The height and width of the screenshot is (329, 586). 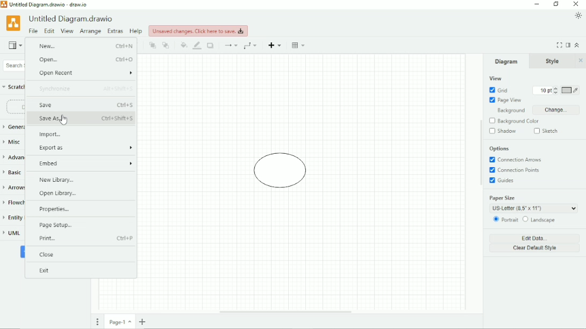 What do you see at coordinates (250, 46) in the screenshot?
I see `Waypoints` at bounding box center [250, 46].